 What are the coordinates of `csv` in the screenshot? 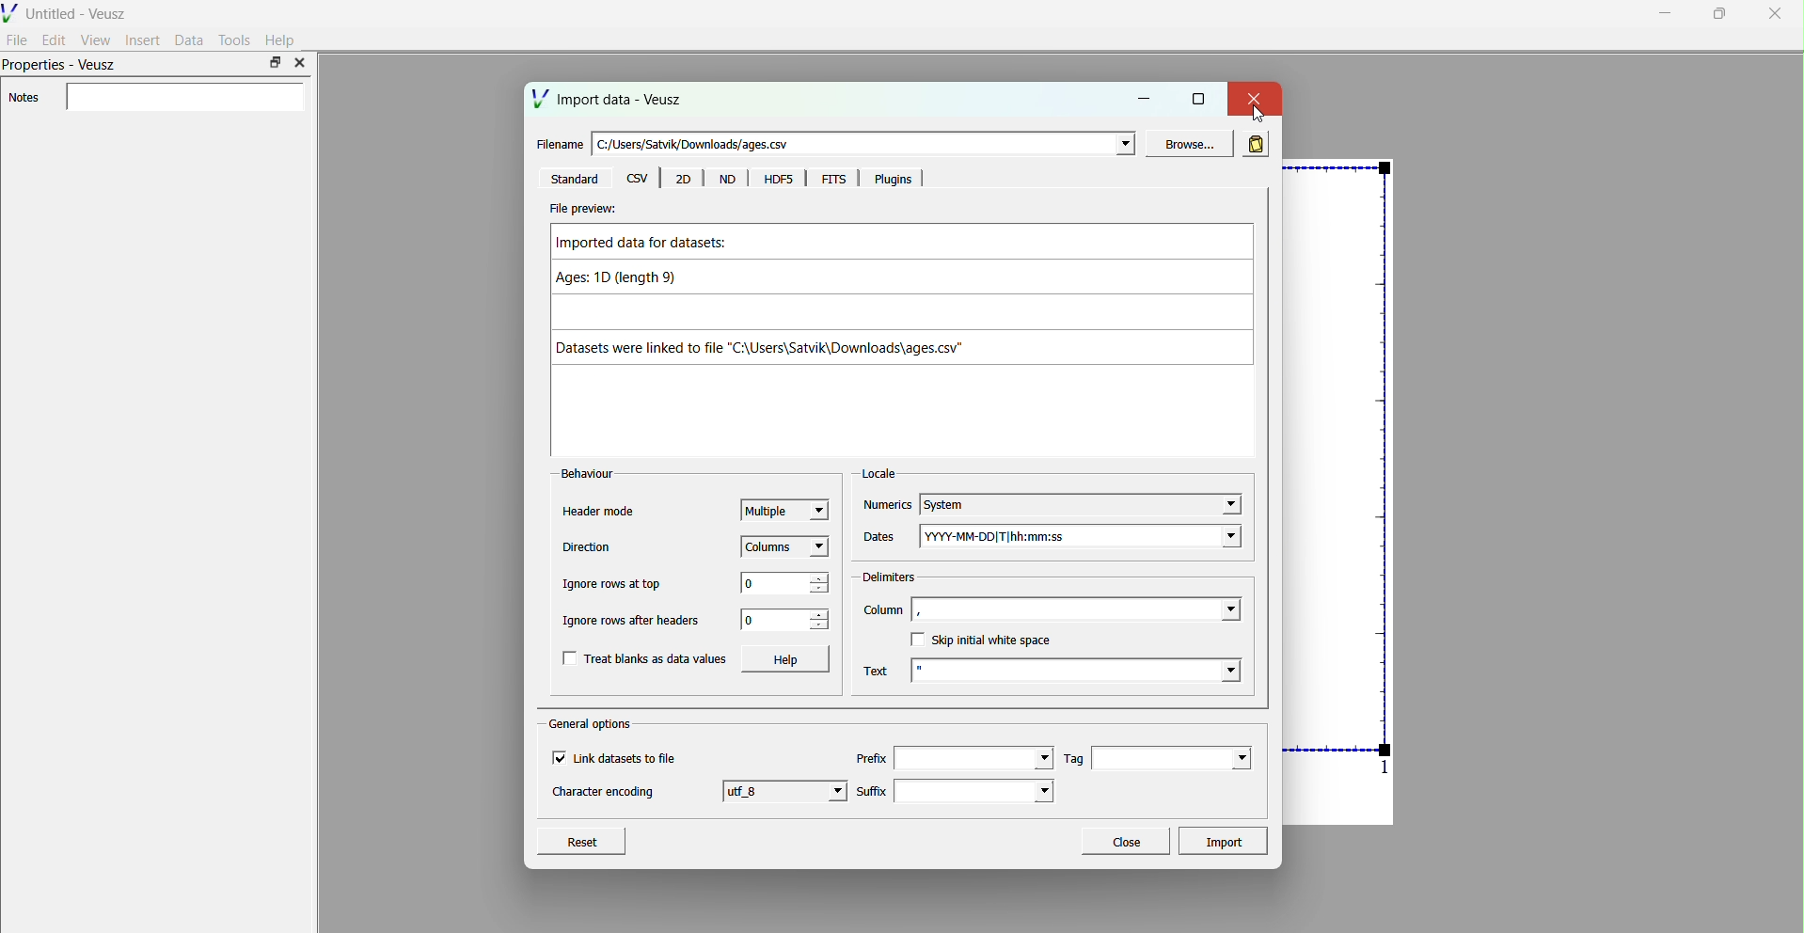 It's located at (635, 178).